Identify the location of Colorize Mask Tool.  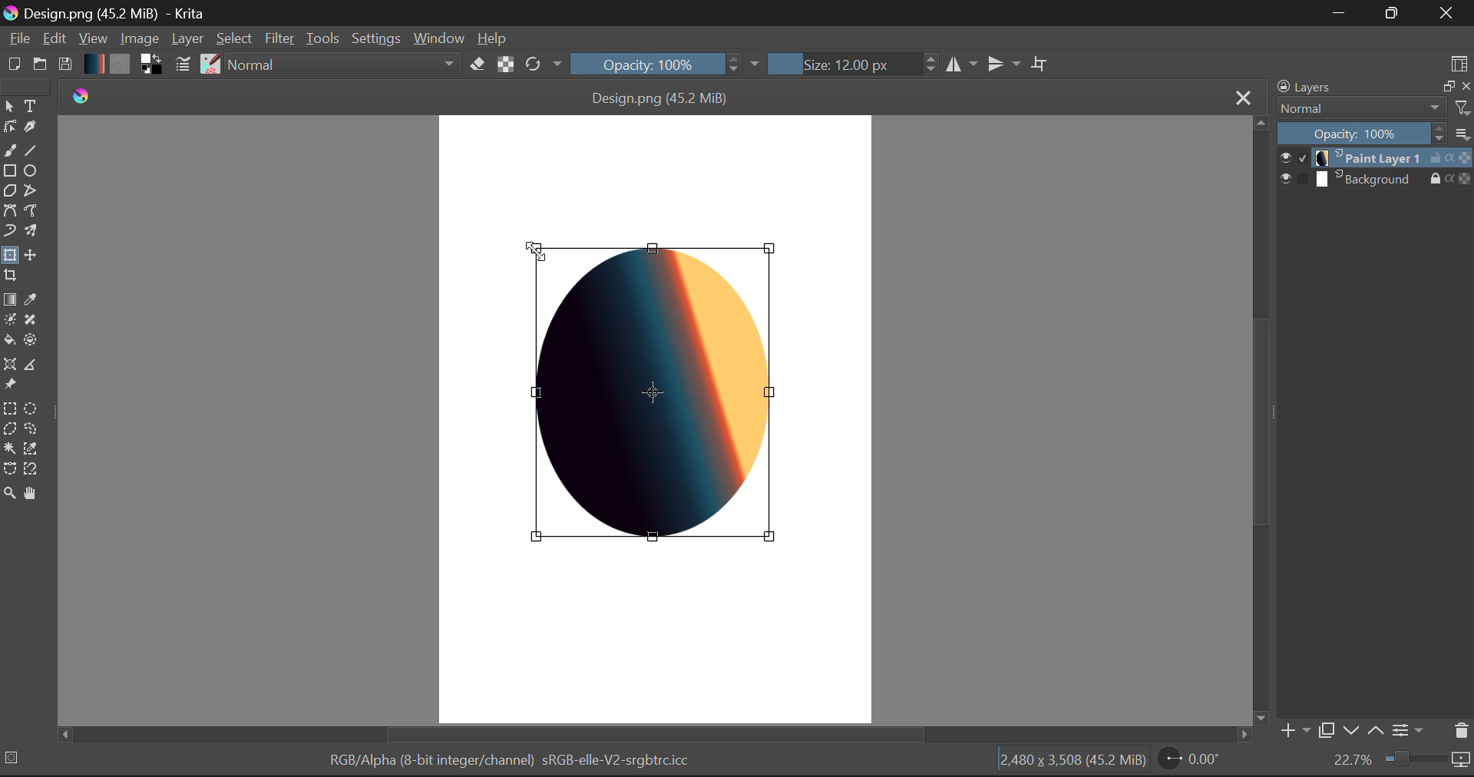
(9, 319).